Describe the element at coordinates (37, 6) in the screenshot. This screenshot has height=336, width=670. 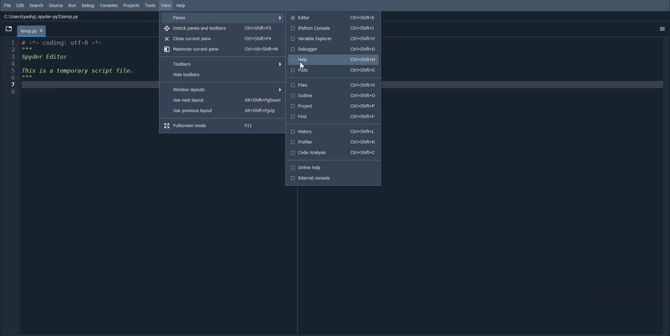
I see `Search` at that location.